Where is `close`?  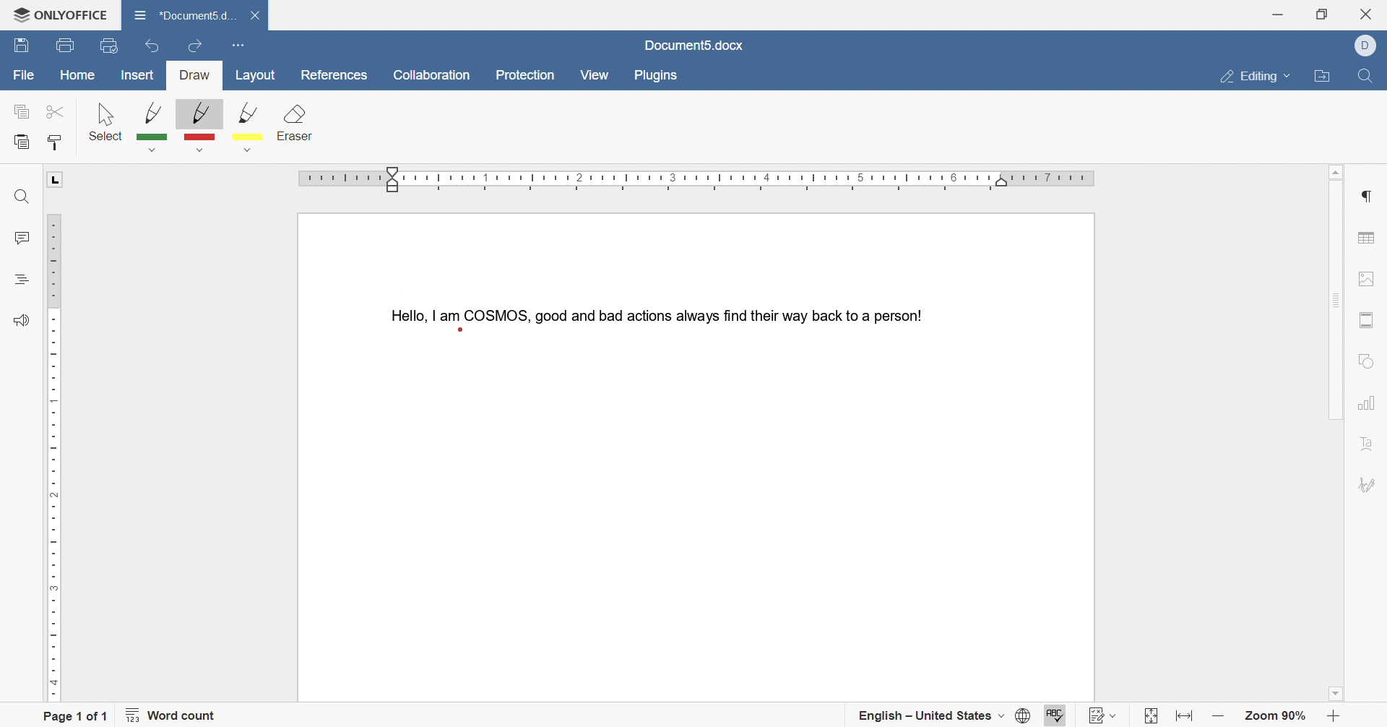 close is located at coordinates (1371, 12).